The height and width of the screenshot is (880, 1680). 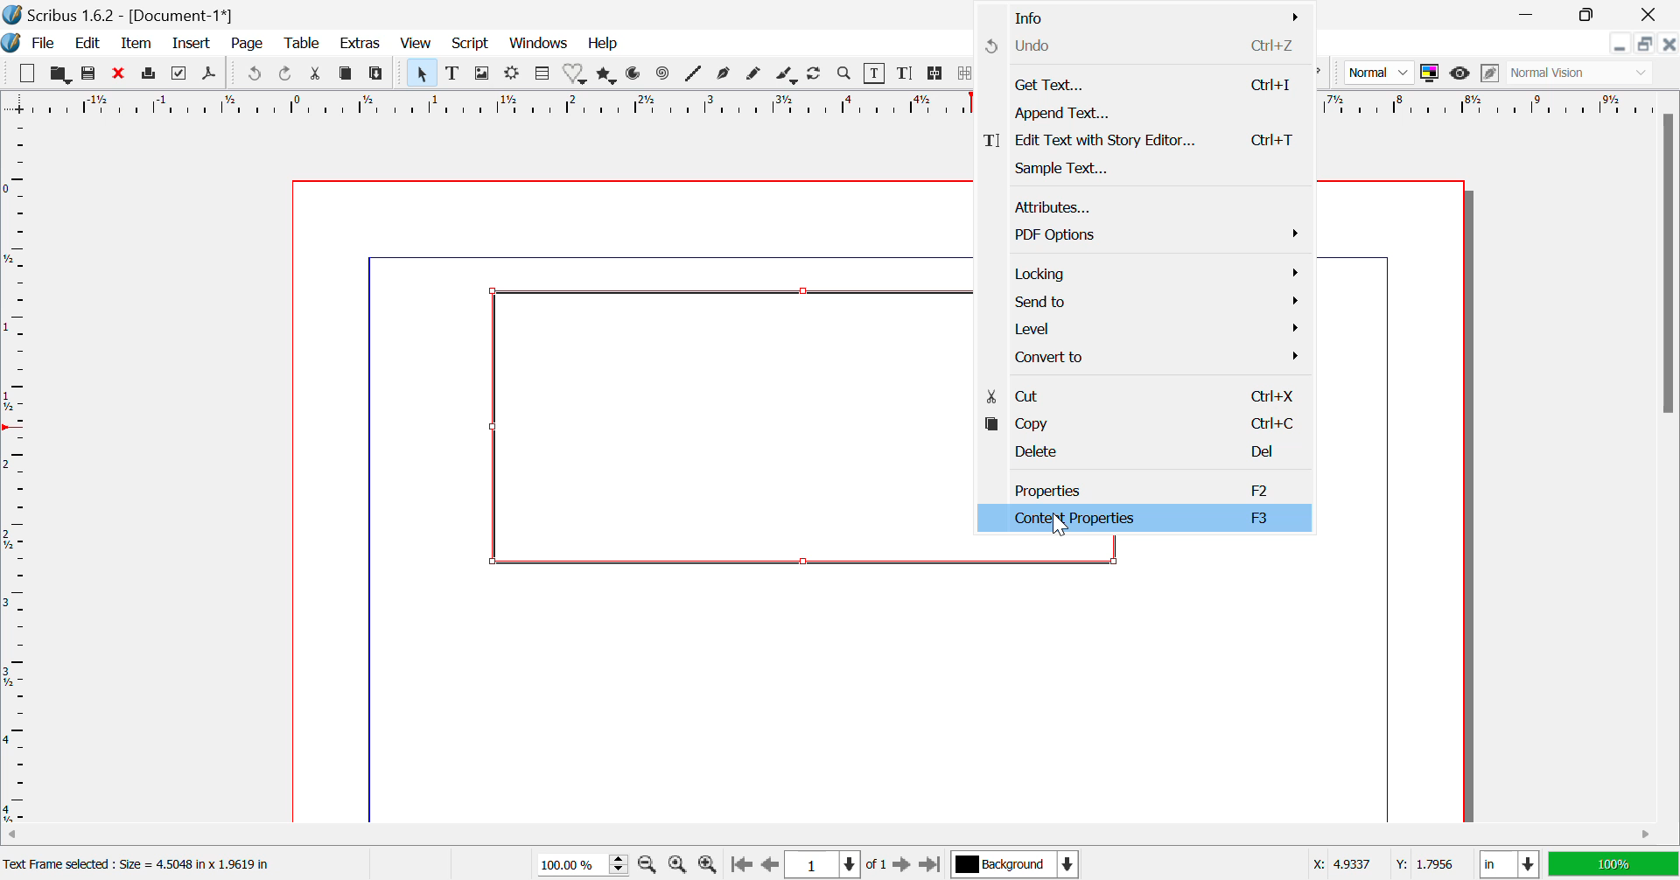 I want to click on Zoom, so click(x=847, y=76).